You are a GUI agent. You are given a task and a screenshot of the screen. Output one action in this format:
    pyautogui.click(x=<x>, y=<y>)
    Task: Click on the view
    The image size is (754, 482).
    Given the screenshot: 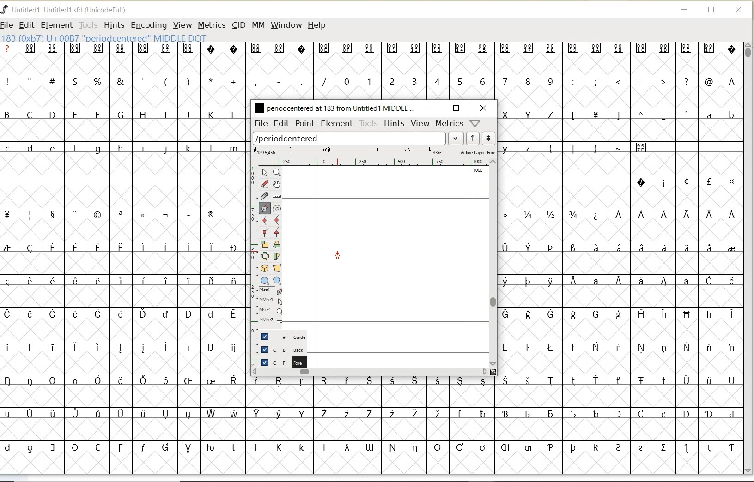 What is the action you would take?
    pyautogui.click(x=420, y=123)
    